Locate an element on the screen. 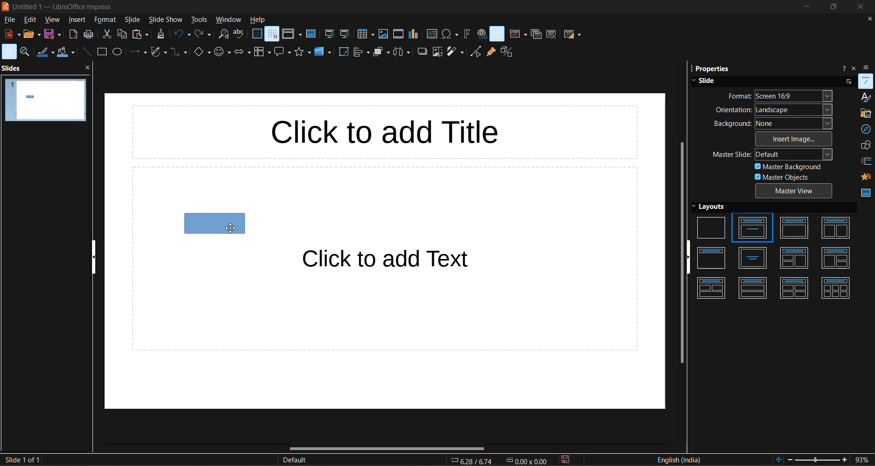  insert table is located at coordinates (365, 36).